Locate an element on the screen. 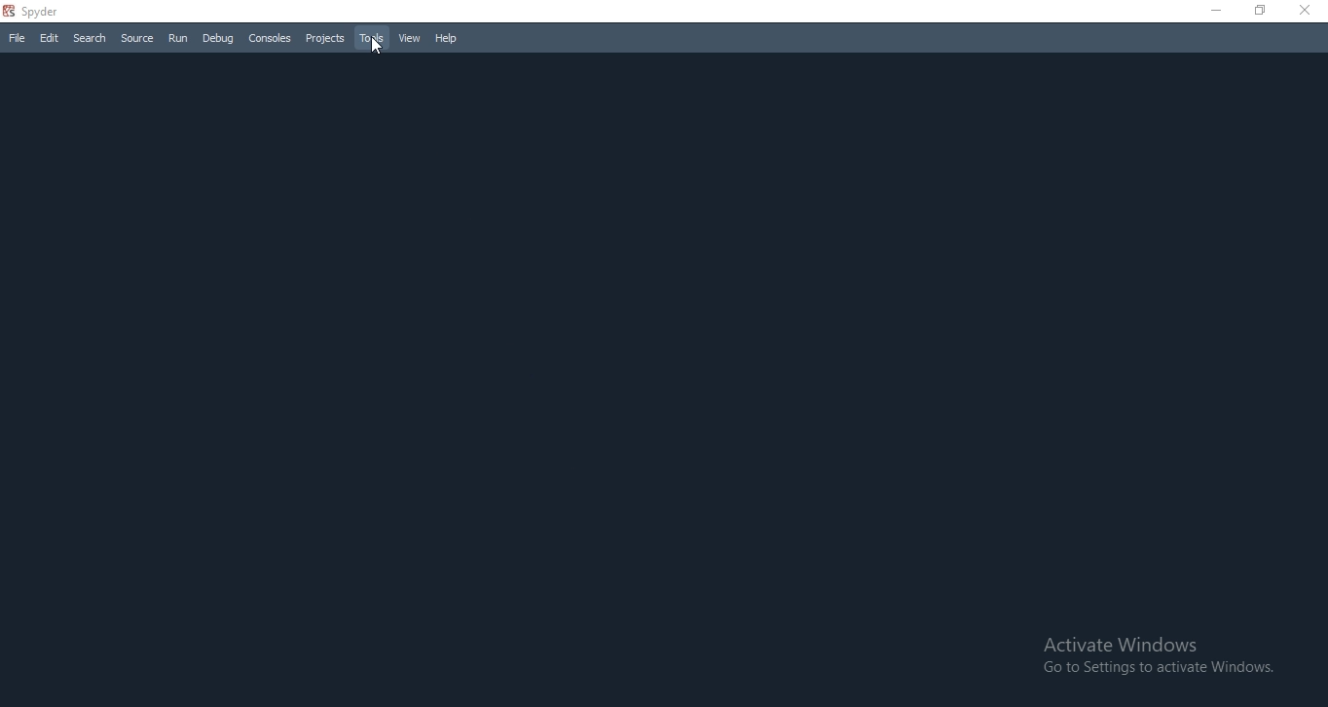  View is located at coordinates (409, 40).